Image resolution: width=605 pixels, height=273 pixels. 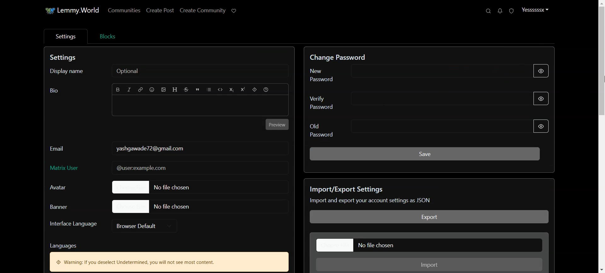 What do you see at coordinates (500, 11) in the screenshot?
I see `Unread message` at bounding box center [500, 11].